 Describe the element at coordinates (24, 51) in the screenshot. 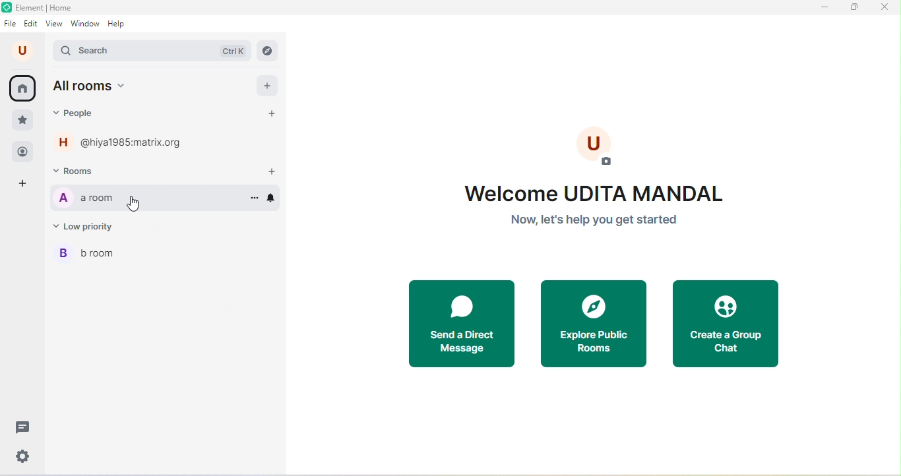

I see `account` at that location.